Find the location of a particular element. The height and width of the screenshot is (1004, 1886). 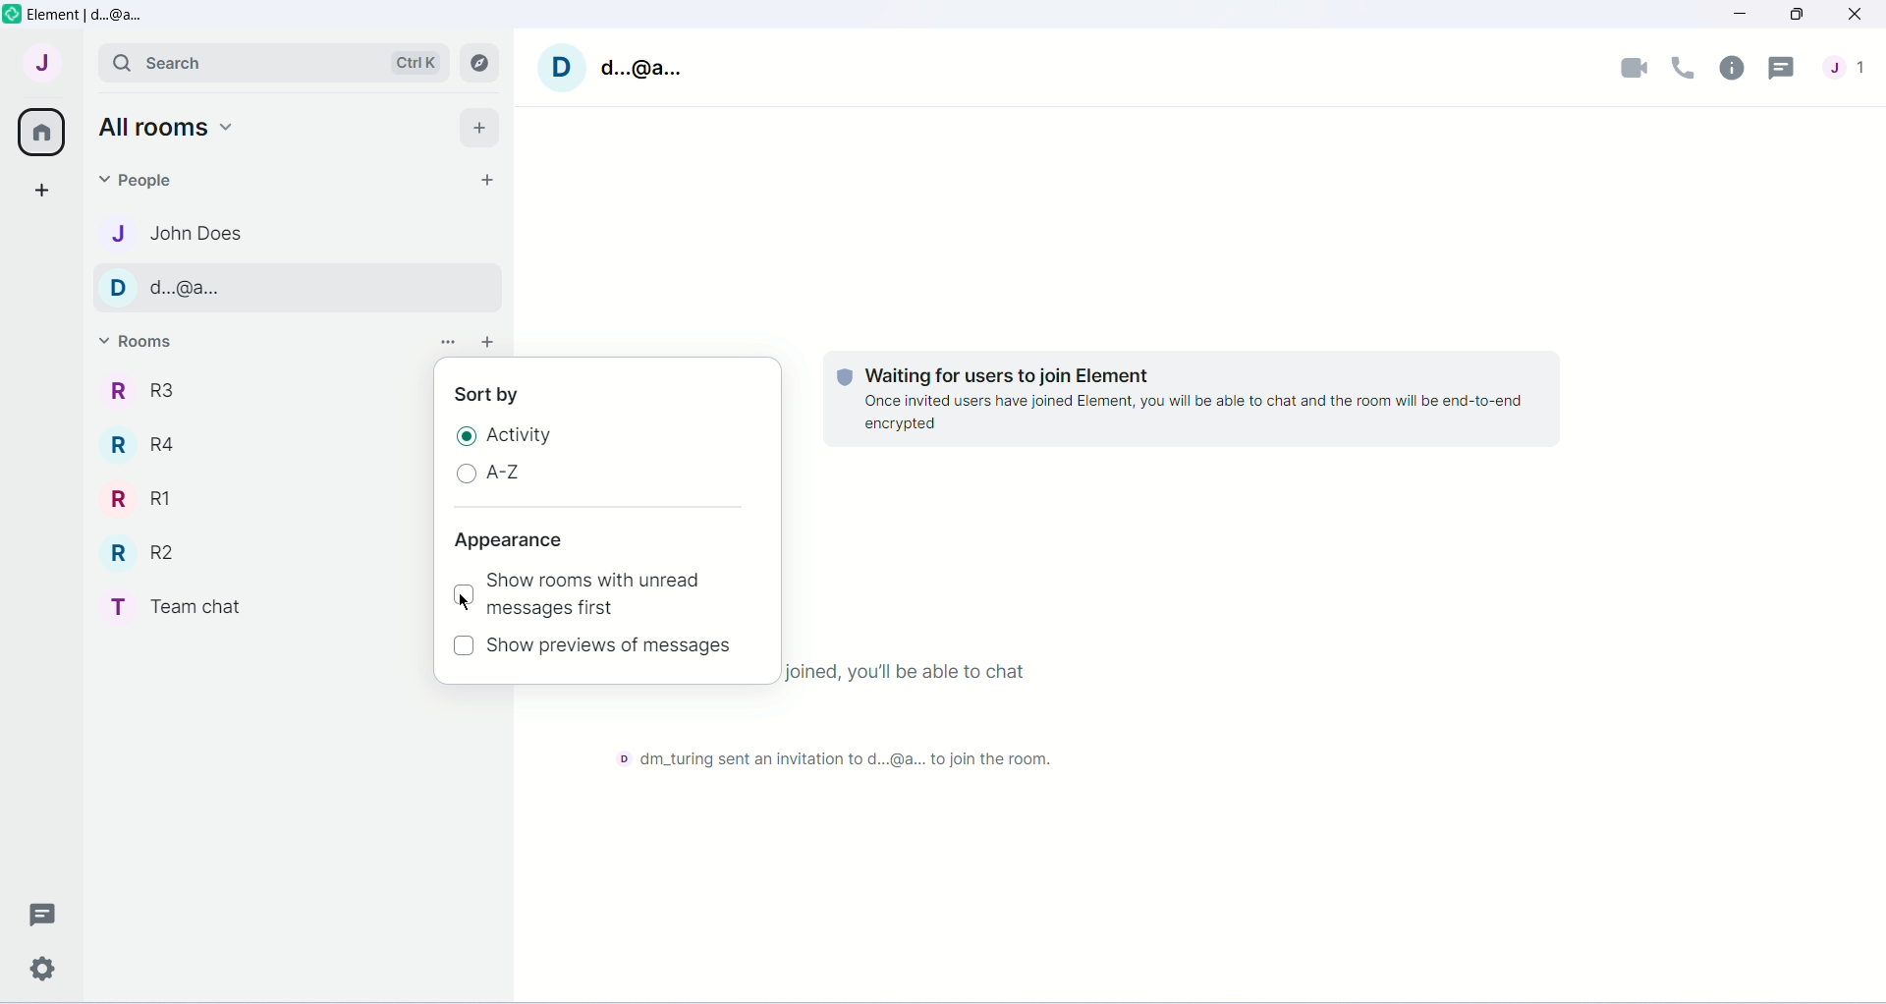

All Rooms is located at coordinates (40, 133).